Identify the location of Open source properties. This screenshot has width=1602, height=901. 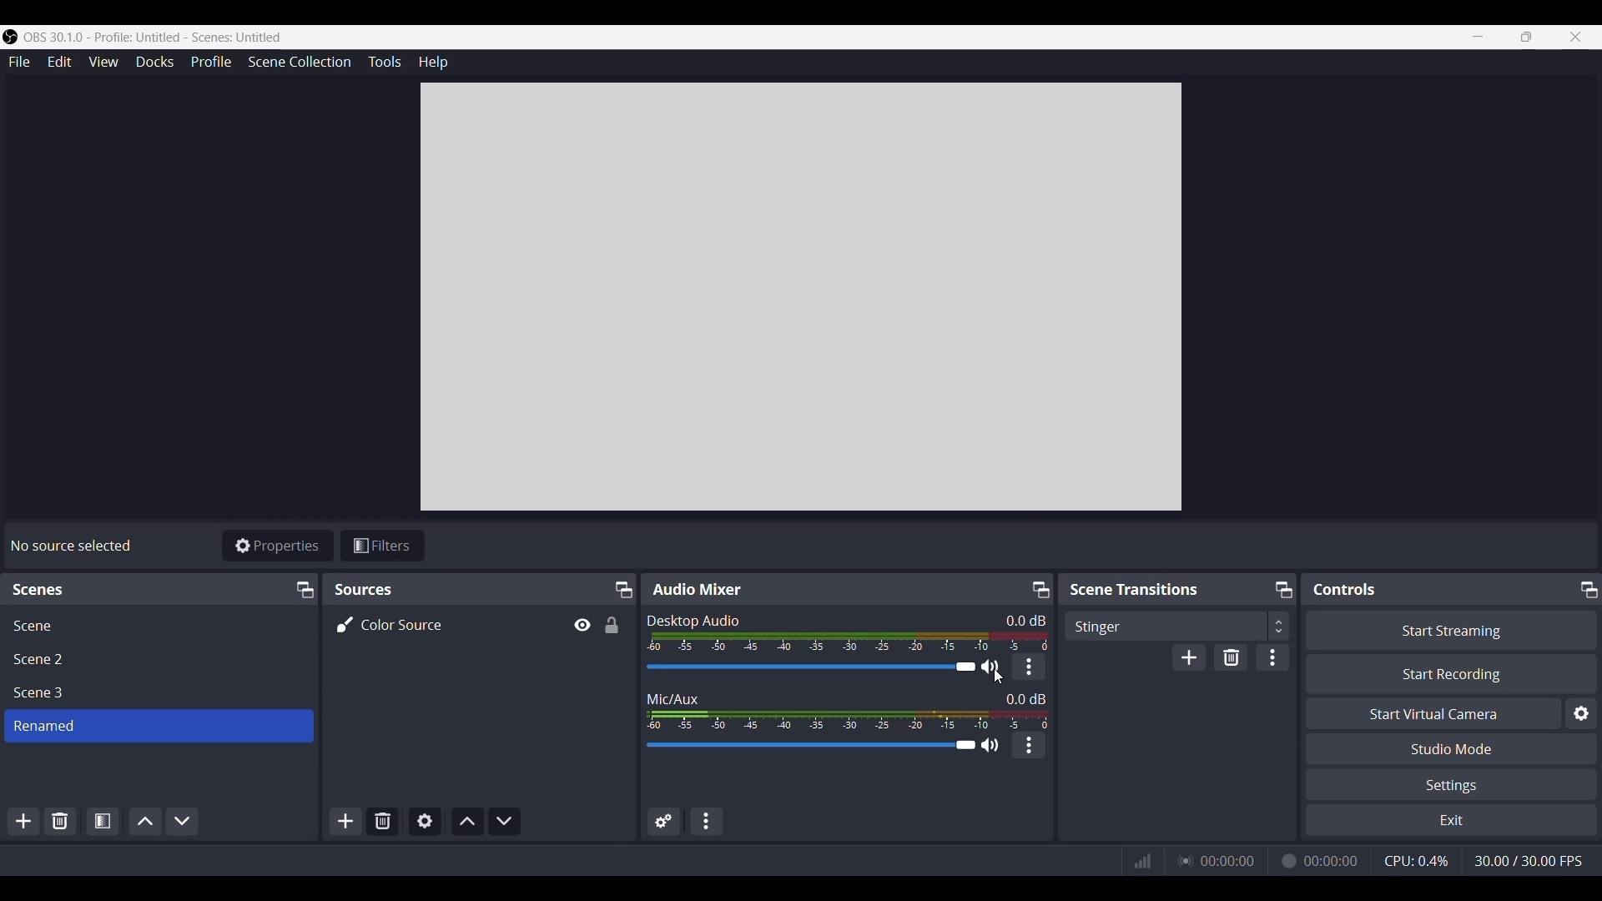
(424, 822).